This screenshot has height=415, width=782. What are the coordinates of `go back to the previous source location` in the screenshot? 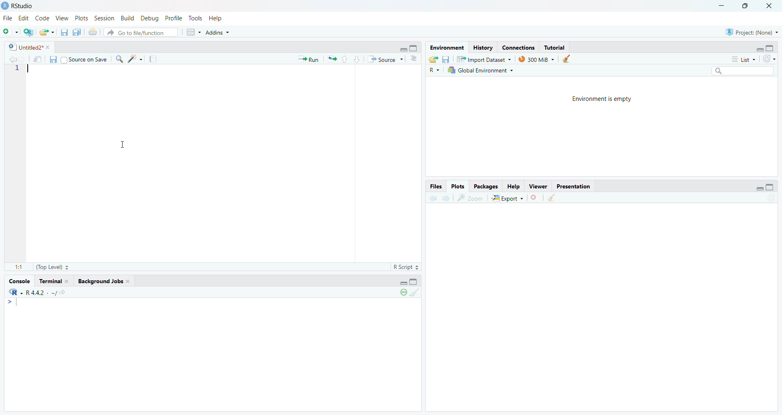 It's located at (11, 60).